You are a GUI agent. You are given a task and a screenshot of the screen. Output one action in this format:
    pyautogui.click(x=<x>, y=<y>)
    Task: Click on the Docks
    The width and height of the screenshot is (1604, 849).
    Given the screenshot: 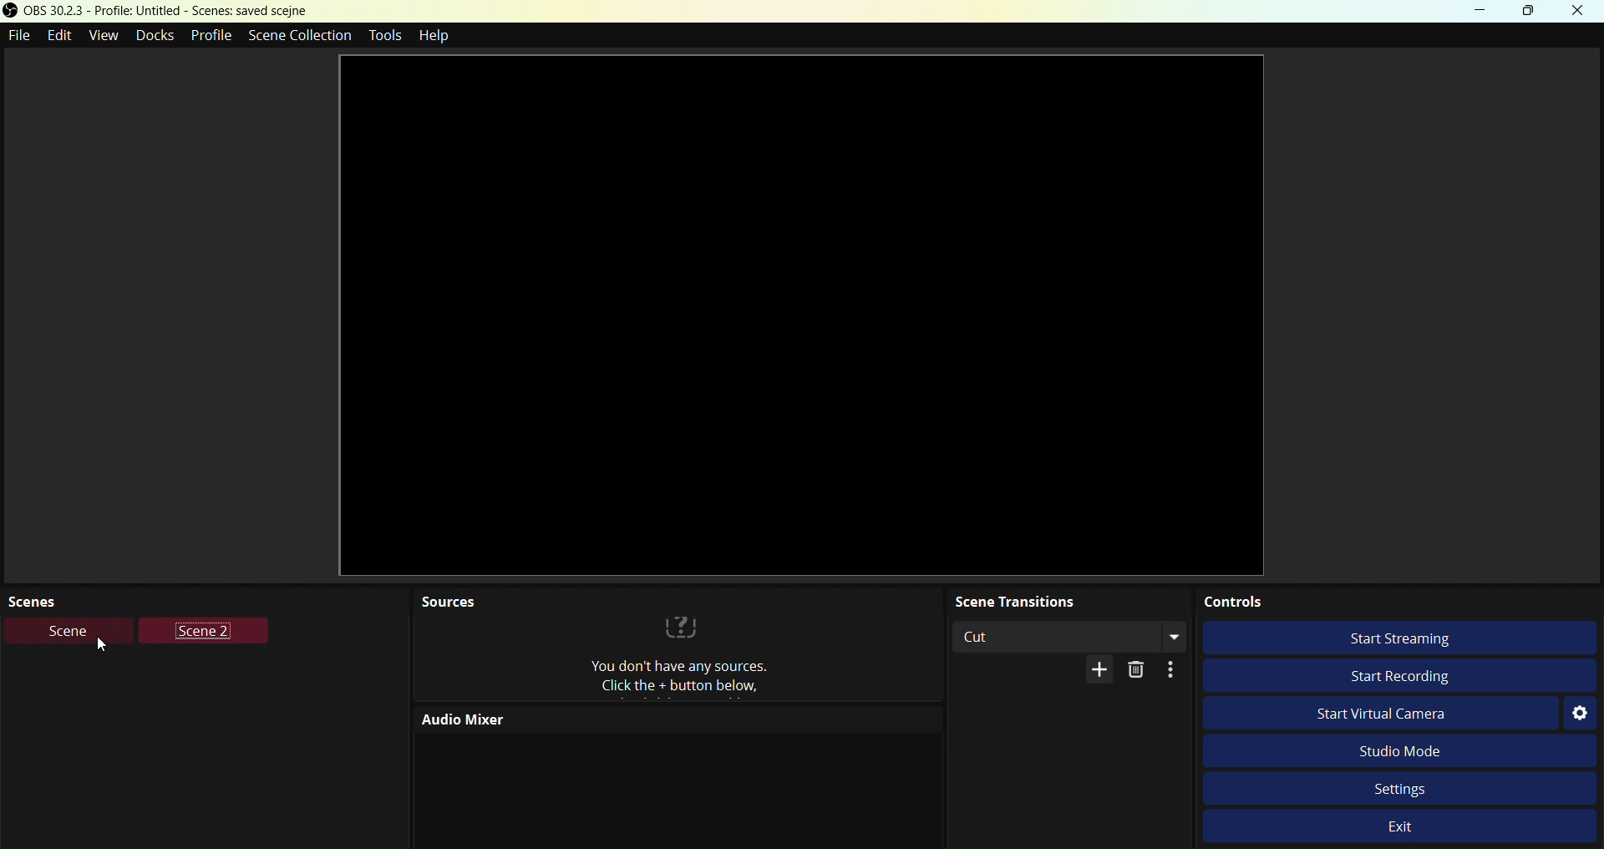 What is the action you would take?
    pyautogui.click(x=156, y=37)
    